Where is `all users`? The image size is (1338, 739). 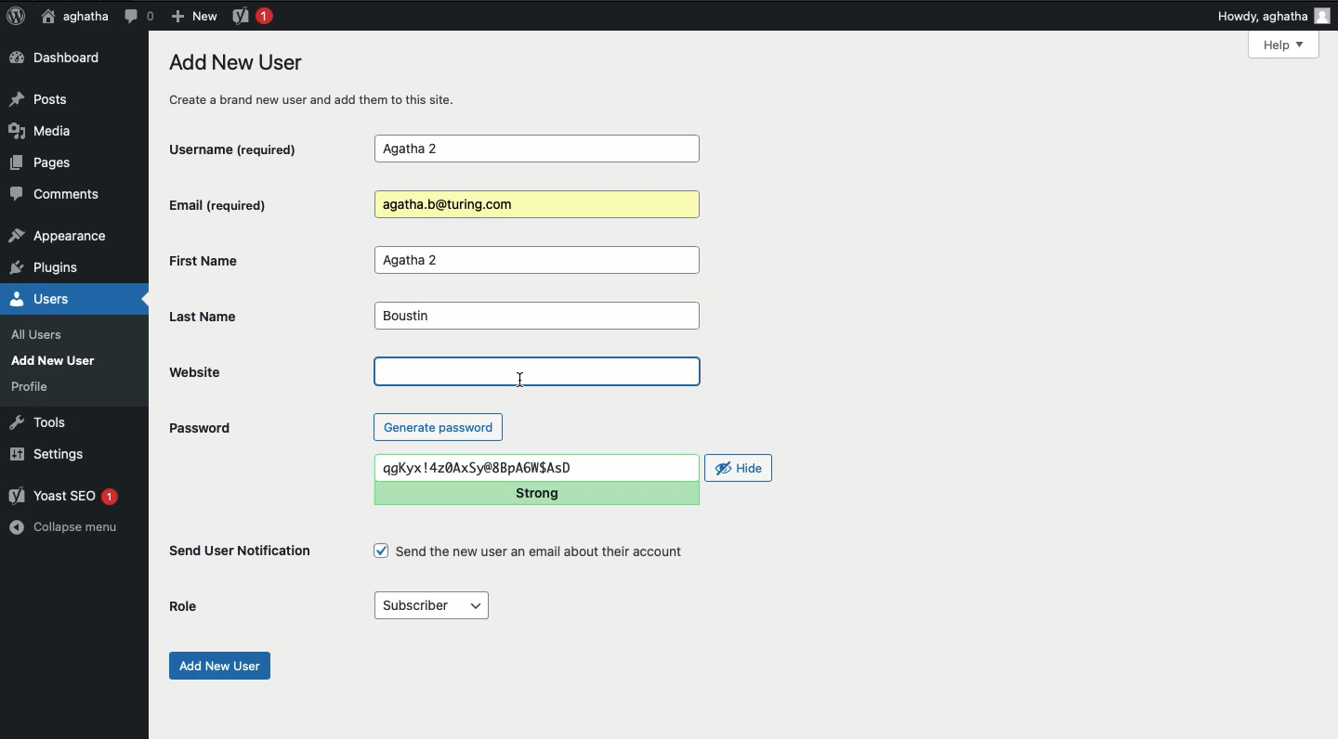
all users is located at coordinates (42, 335).